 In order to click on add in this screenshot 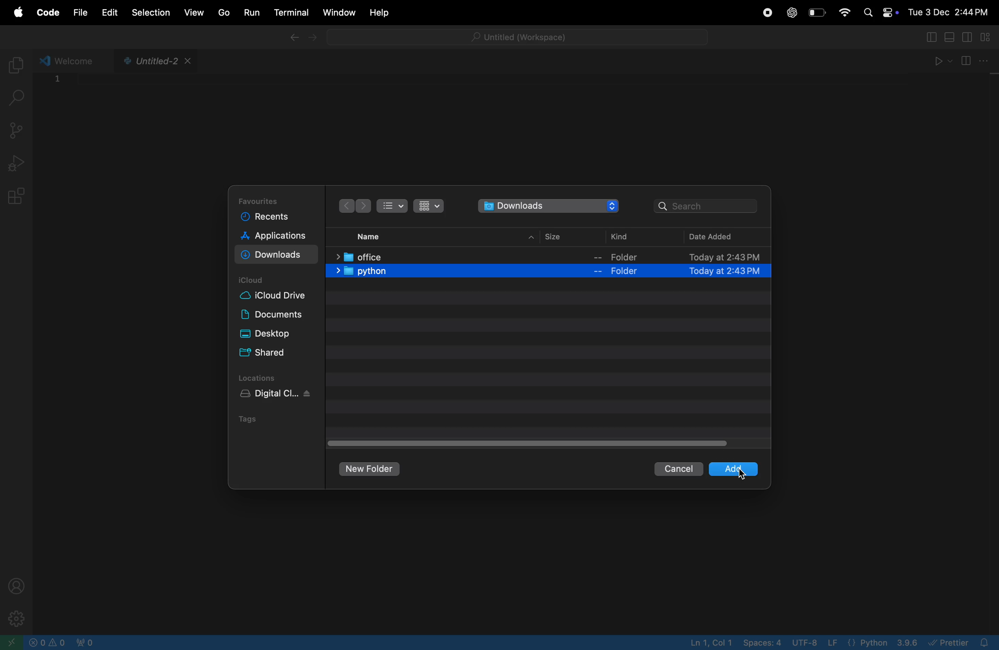, I will do `click(722, 469)`.